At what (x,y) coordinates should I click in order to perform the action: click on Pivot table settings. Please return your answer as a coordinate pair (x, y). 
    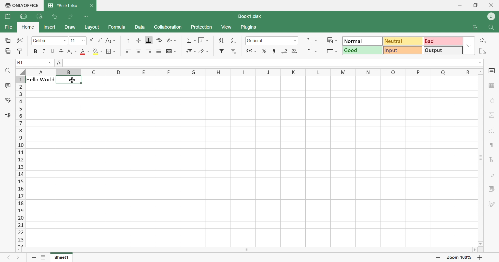
    Looking at the image, I should click on (493, 175).